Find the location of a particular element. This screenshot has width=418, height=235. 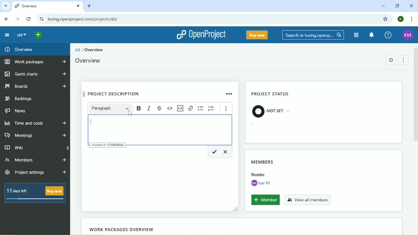

Account is located at coordinates (408, 35).